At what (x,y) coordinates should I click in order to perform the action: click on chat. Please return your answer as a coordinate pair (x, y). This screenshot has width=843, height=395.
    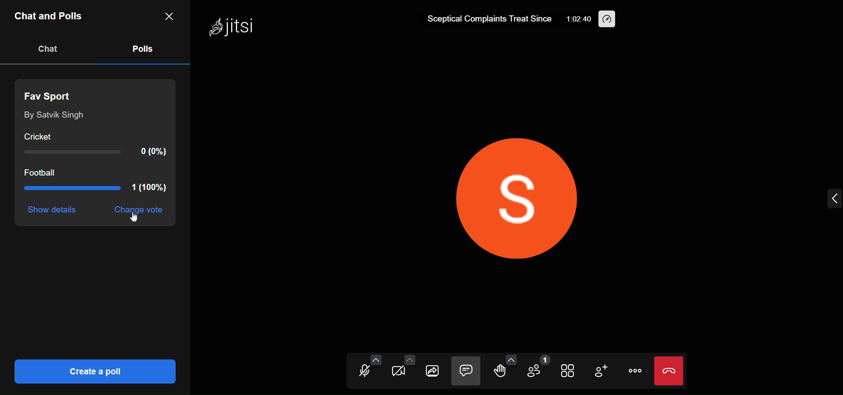
    Looking at the image, I should click on (466, 371).